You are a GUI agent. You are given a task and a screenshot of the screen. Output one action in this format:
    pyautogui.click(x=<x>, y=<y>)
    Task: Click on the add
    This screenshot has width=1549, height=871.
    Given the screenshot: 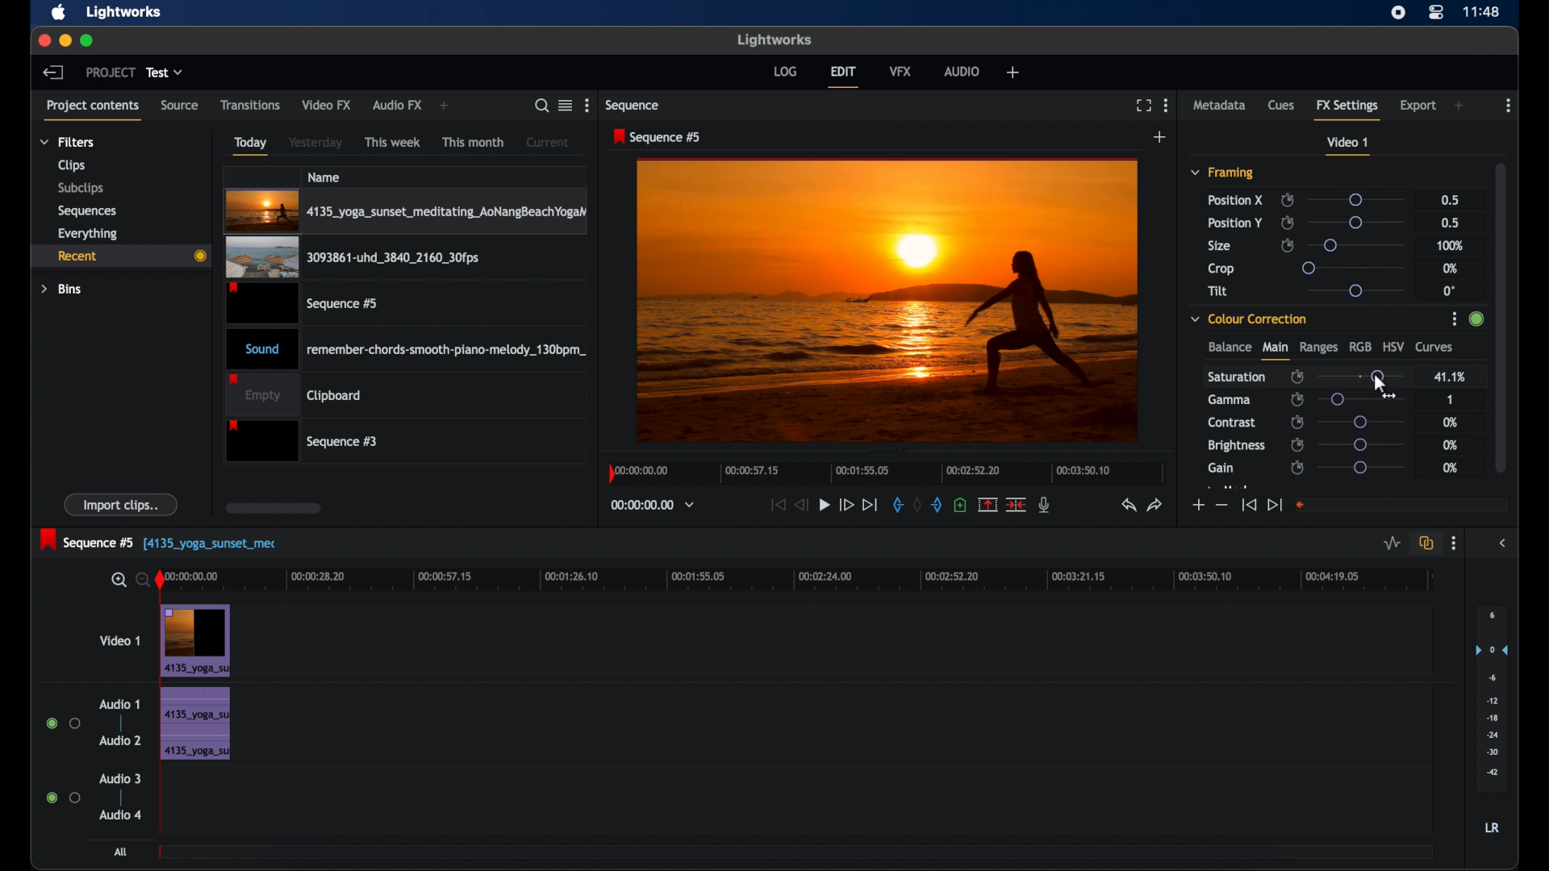 What is the action you would take?
    pyautogui.click(x=1460, y=106)
    